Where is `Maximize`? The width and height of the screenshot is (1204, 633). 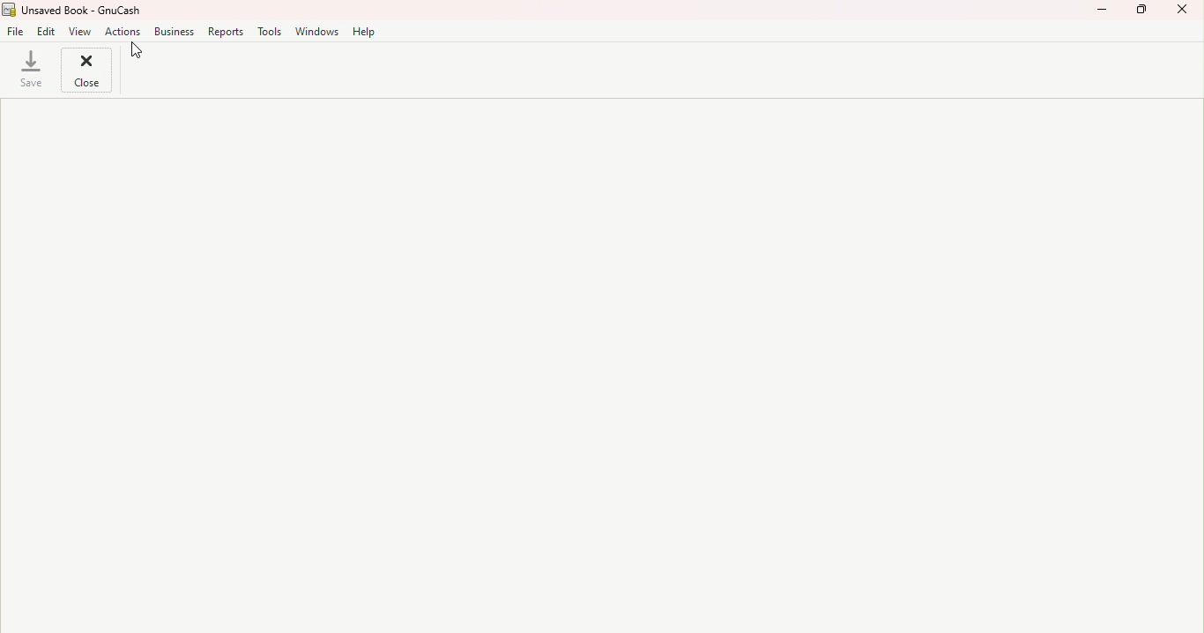 Maximize is located at coordinates (1145, 12).